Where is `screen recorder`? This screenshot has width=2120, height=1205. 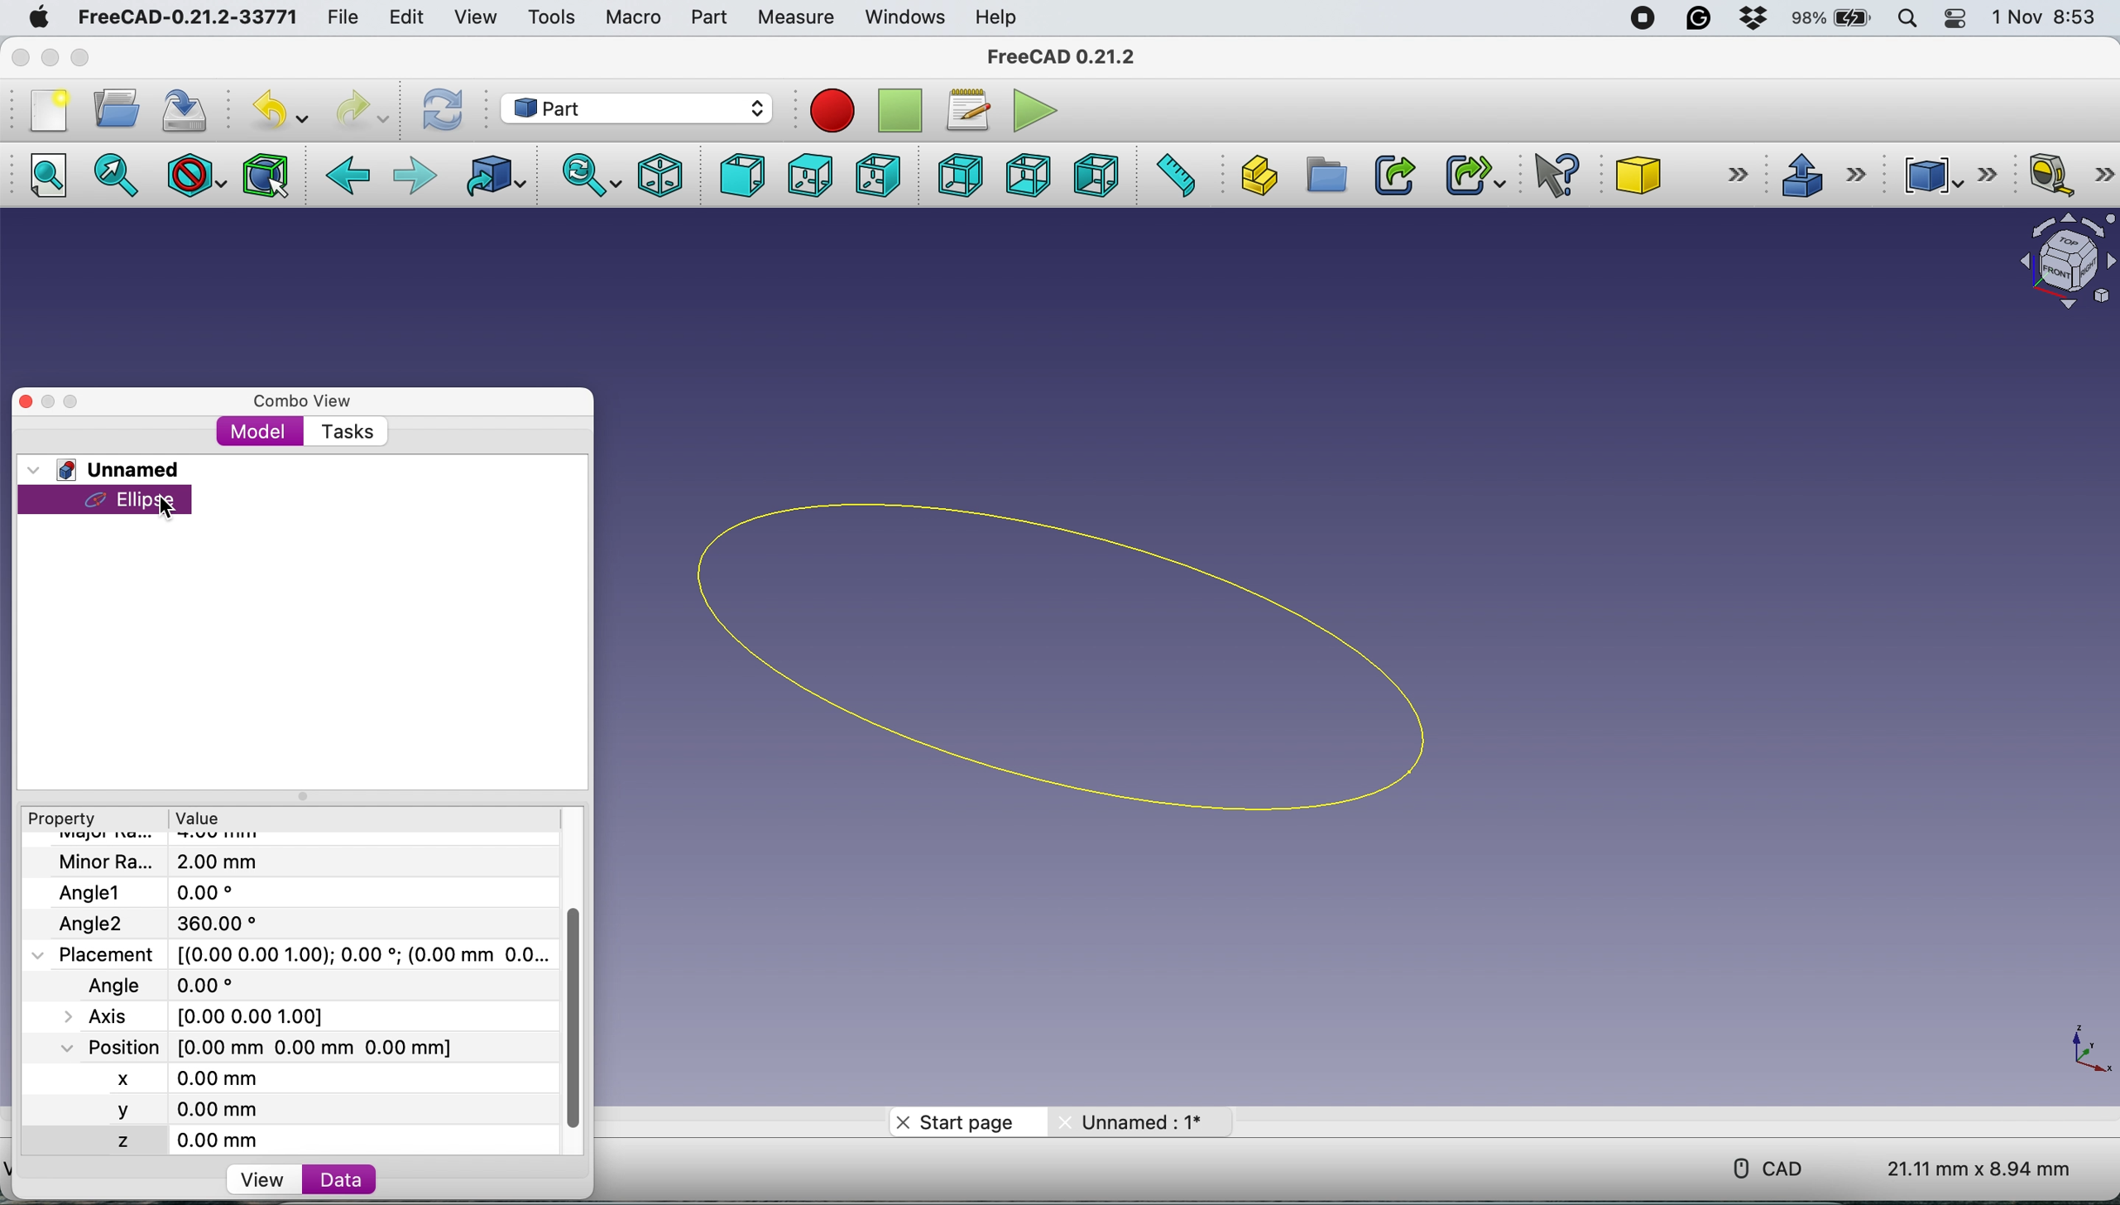 screen recorder is located at coordinates (1645, 17).